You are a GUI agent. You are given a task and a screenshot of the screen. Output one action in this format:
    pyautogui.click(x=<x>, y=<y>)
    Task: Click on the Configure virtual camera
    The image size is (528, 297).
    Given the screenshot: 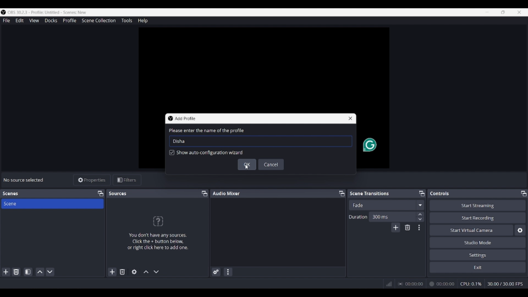 What is the action you would take?
    pyautogui.click(x=520, y=230)
    